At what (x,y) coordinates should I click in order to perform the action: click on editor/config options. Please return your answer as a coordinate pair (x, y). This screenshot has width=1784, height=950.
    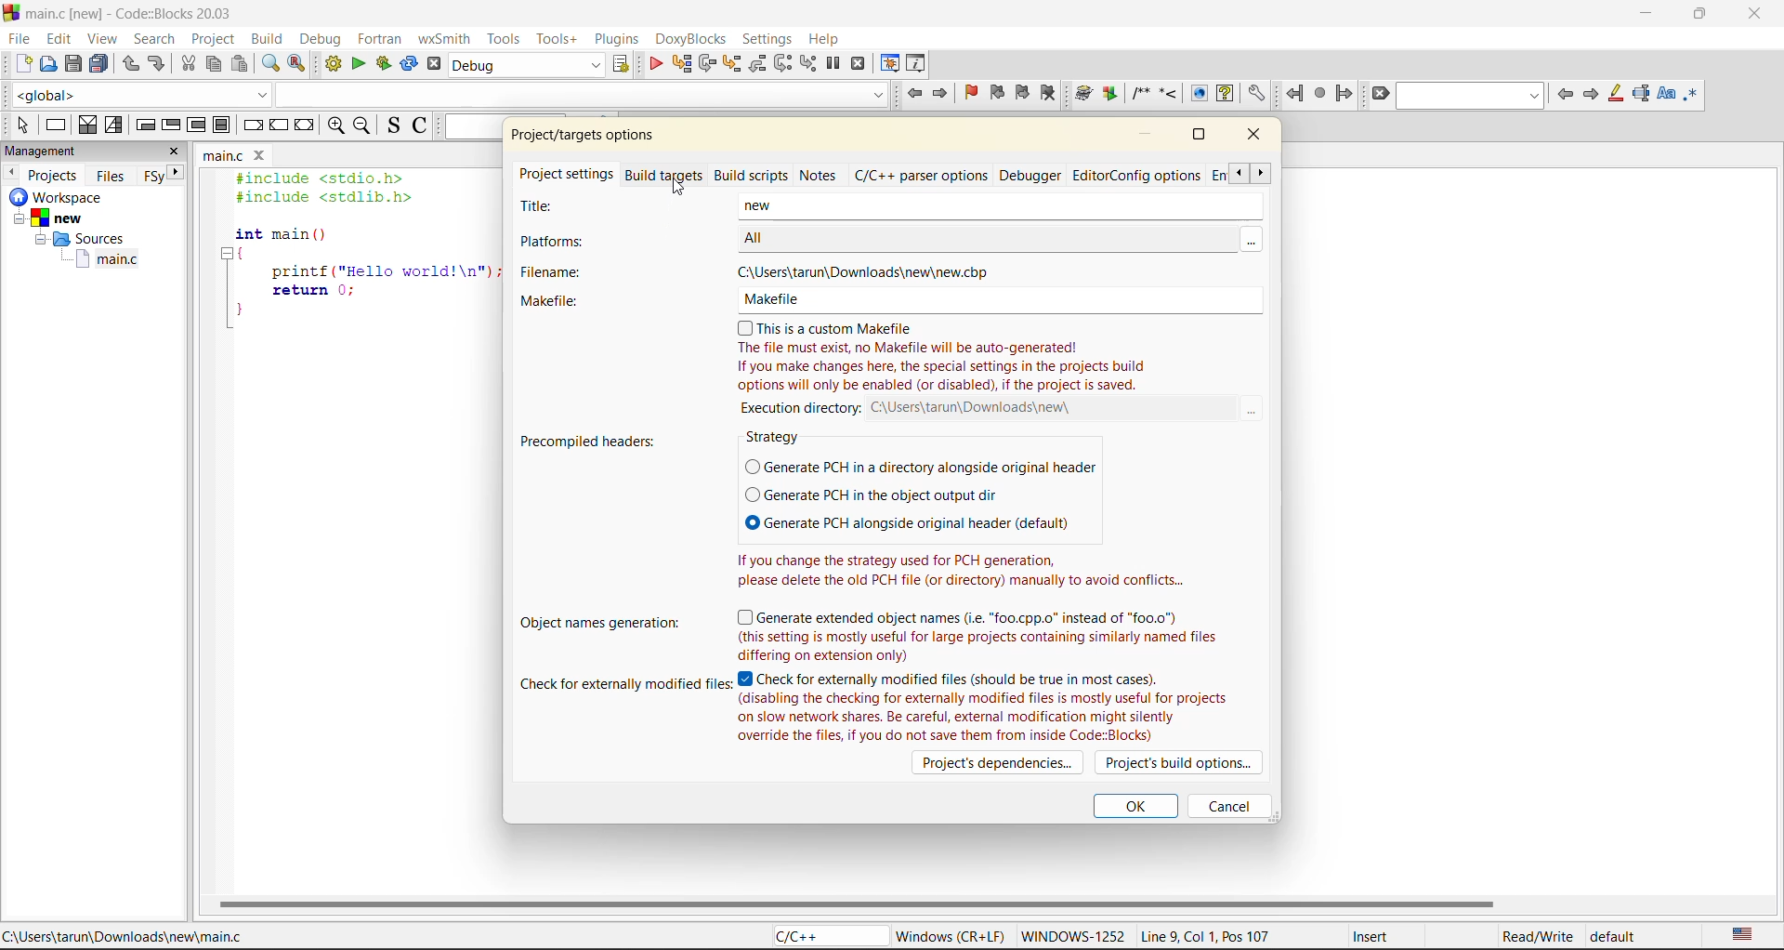
    Looking at the image, I should click on (1136, 177).